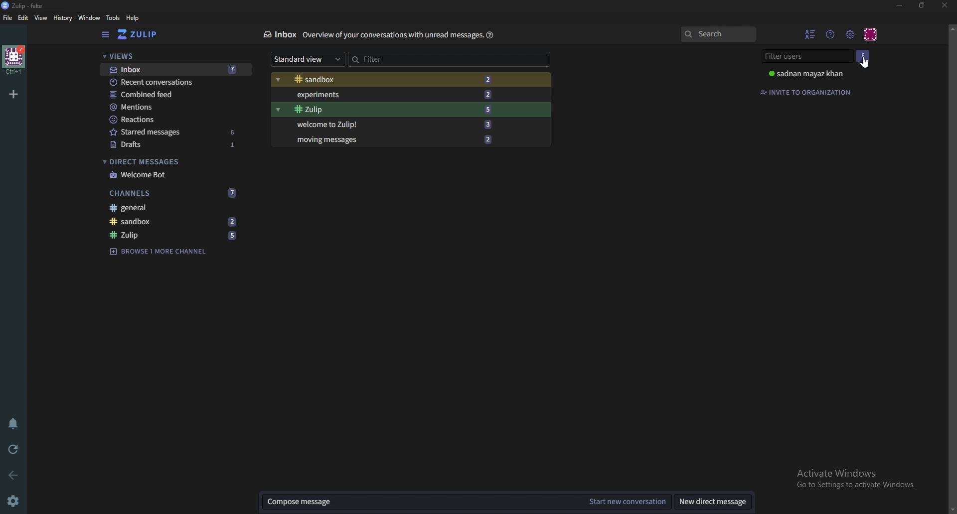 This screenshot has height=514, width=957. What do you see at coordinates (42, 18) in the screenshot?
I see `view` at bounding box center [42, 18].